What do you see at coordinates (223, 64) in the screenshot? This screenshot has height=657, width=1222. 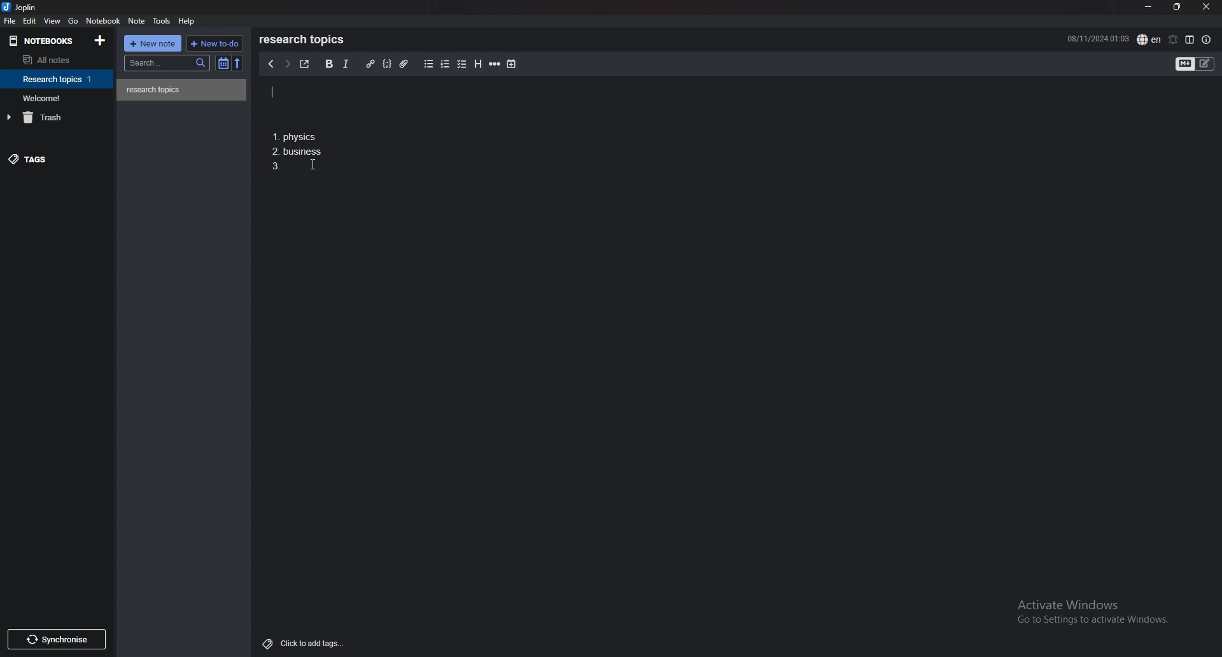 I see `toggle sort order` at bounding box center [223, 64].